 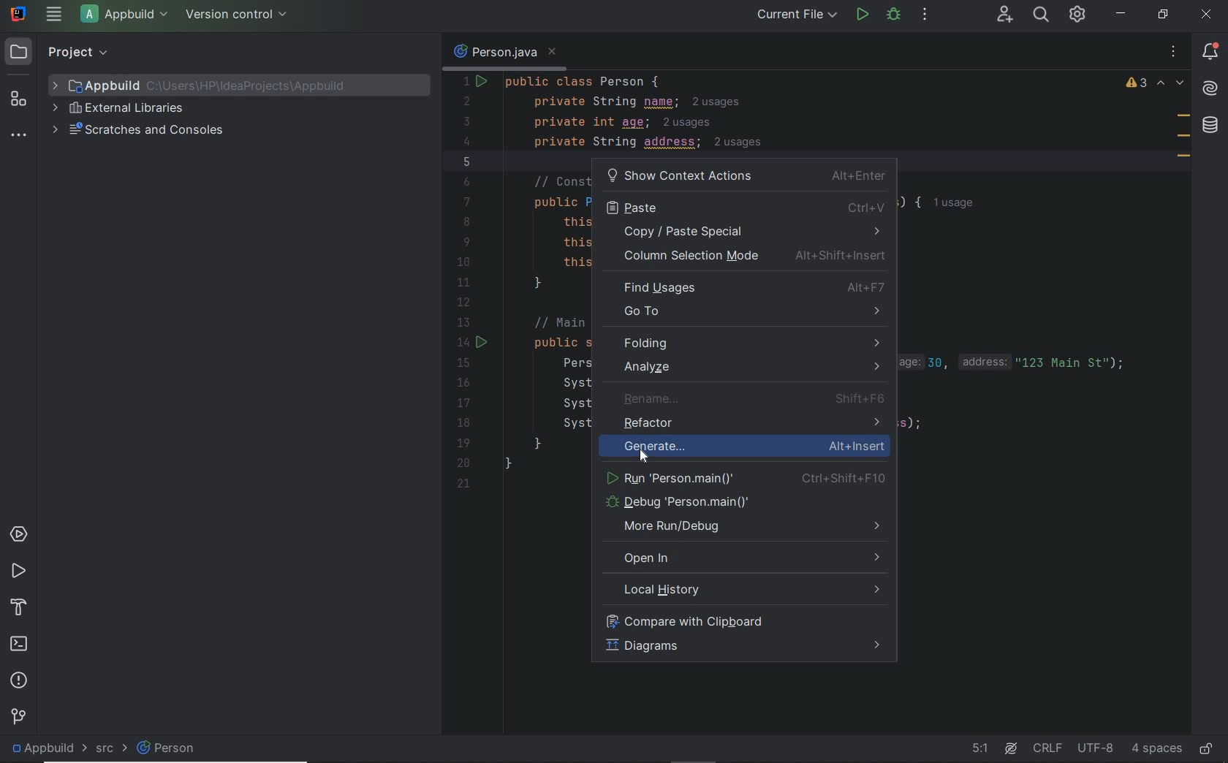 What do you see at coordinates (1210, 90) in the screenshot?
I see `AI Assistant` at bounding box center [1210, 90].